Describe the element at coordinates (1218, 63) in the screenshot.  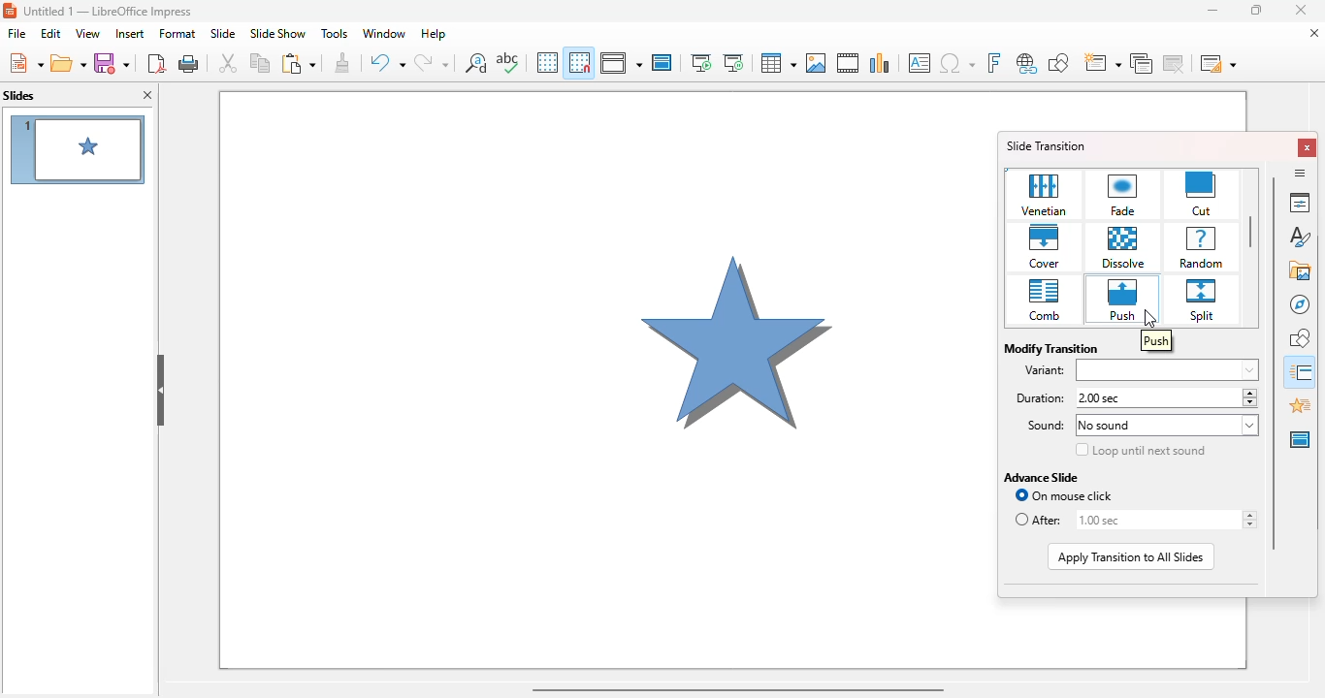
I see `slide layout` at that location.